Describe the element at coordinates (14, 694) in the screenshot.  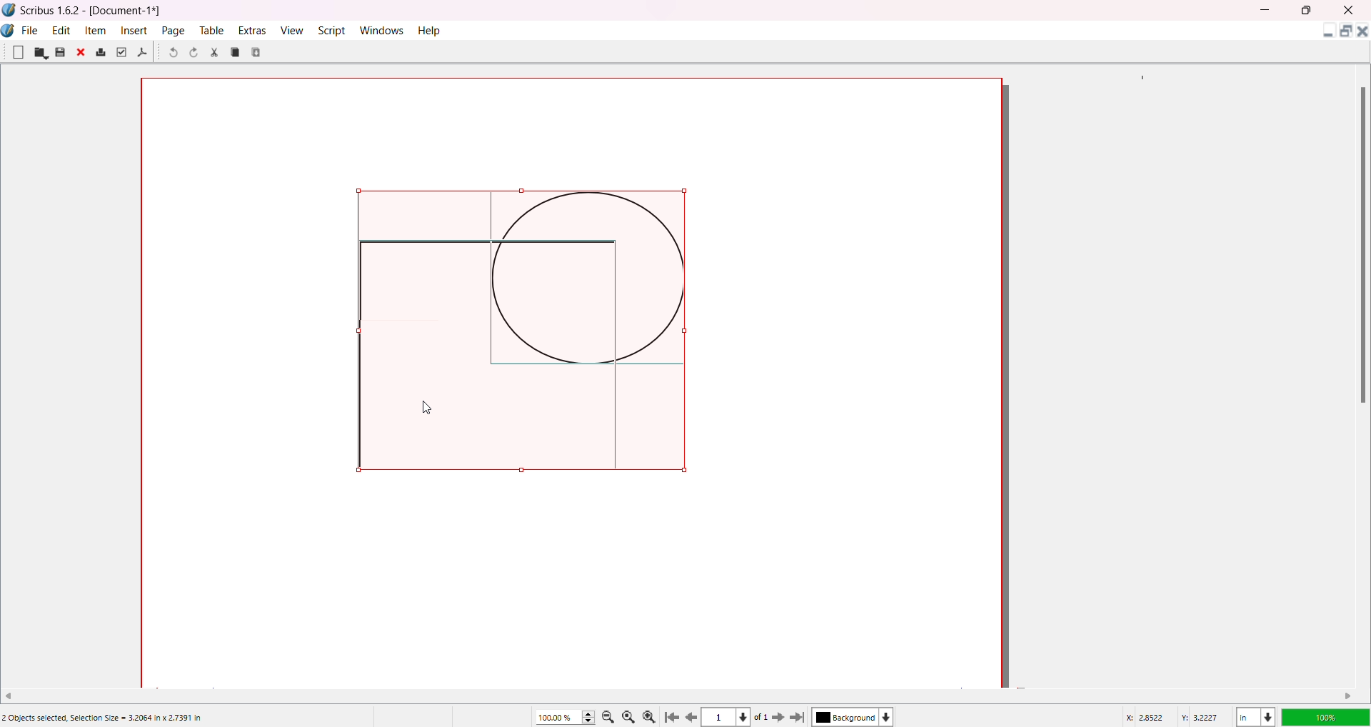
I see `Move Left` at that location.